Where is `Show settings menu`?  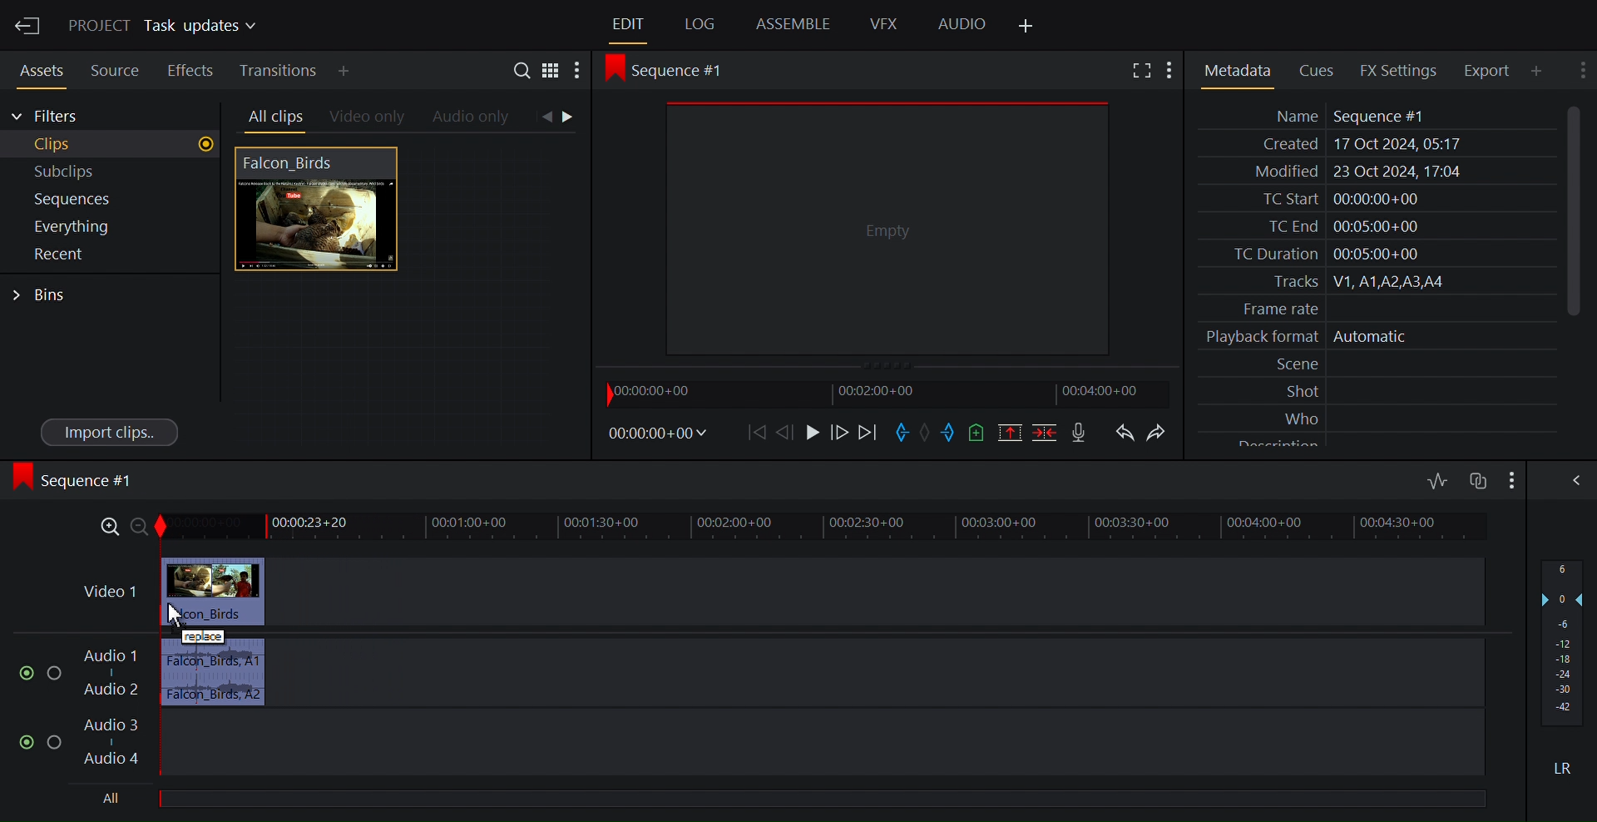 Show settings menu is located at coordinates (1580, 69).